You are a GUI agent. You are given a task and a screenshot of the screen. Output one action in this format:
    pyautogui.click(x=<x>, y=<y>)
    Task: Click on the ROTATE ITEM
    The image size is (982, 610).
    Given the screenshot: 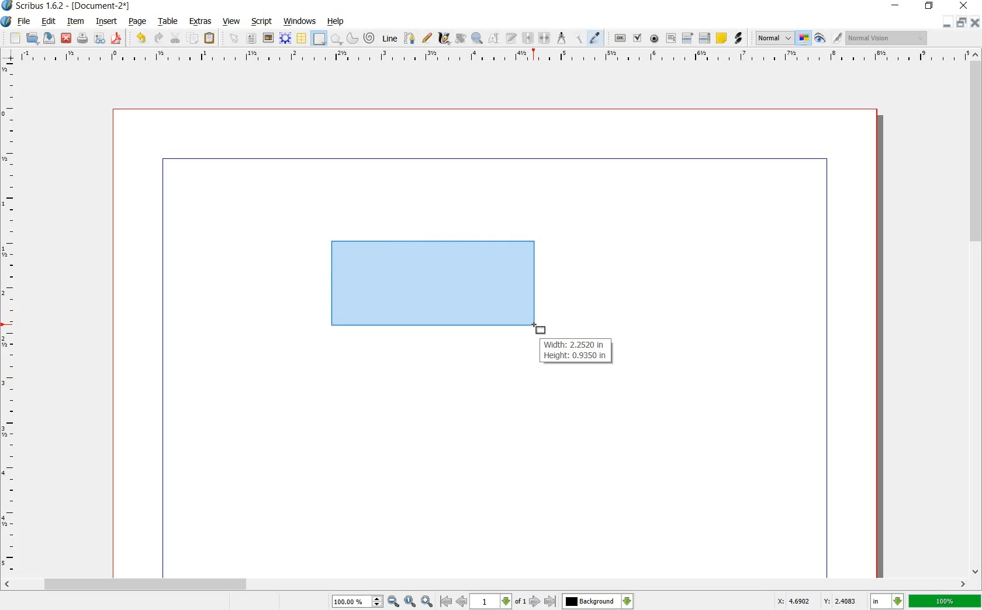 What is the action you would take?
    pyautogui.click(x=461, y=37)
    